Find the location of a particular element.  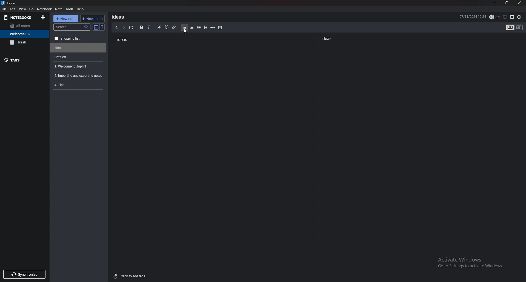

next is located at coordinates (124, 27).